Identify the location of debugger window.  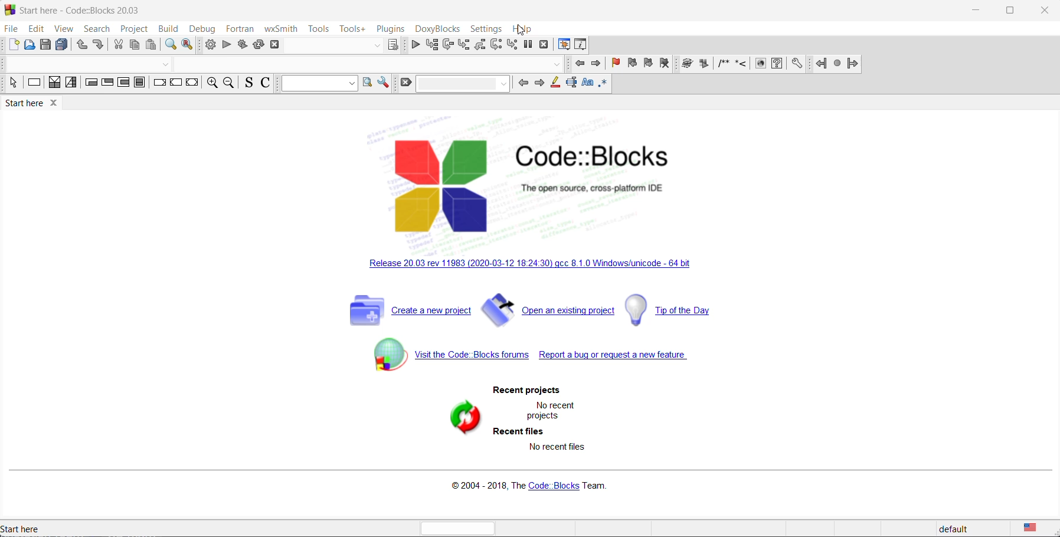
(563, 44).